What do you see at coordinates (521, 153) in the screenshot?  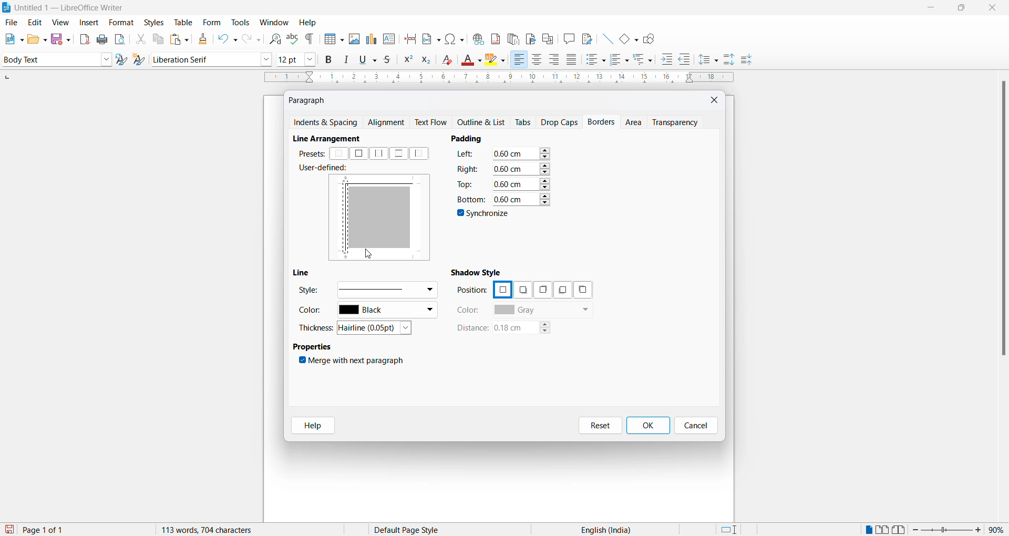 I see `value` at bounding box center [521, 153].